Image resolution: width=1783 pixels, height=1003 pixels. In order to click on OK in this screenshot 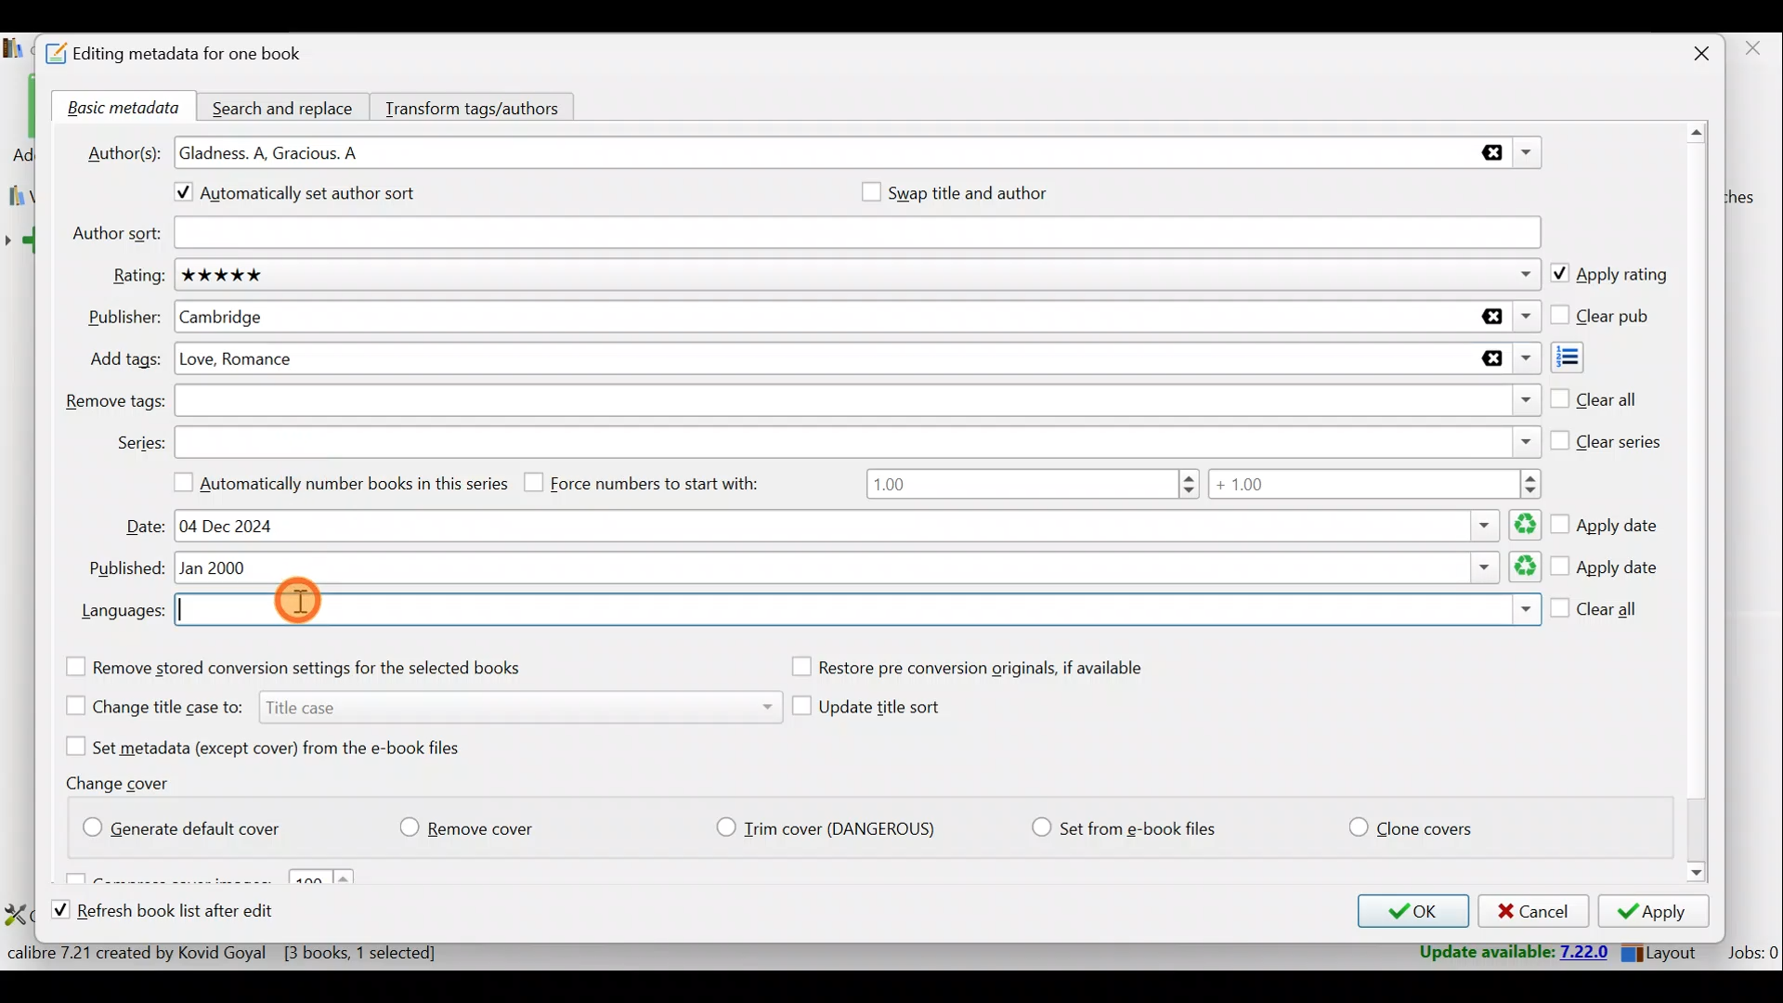, I will do `click(1408, 911)`.